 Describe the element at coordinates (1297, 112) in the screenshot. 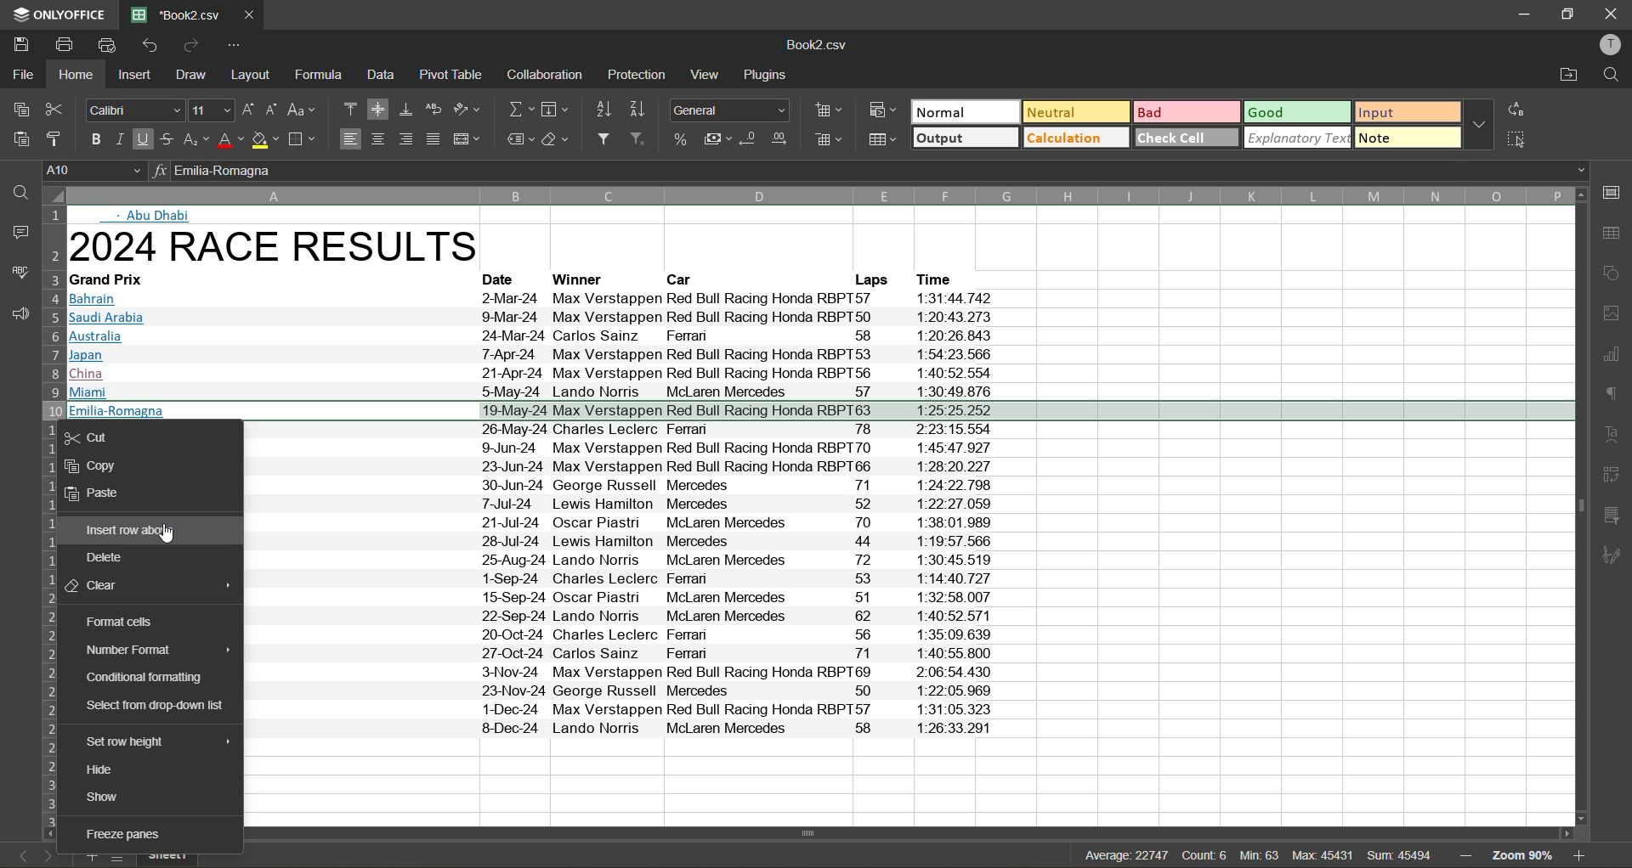

I see `good` at that location.